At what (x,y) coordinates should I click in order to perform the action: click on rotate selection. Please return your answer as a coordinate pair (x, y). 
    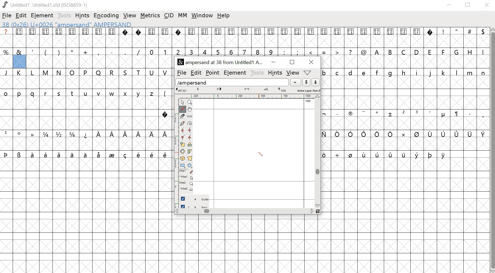
    Looking at the image, I should click on (190, 145).